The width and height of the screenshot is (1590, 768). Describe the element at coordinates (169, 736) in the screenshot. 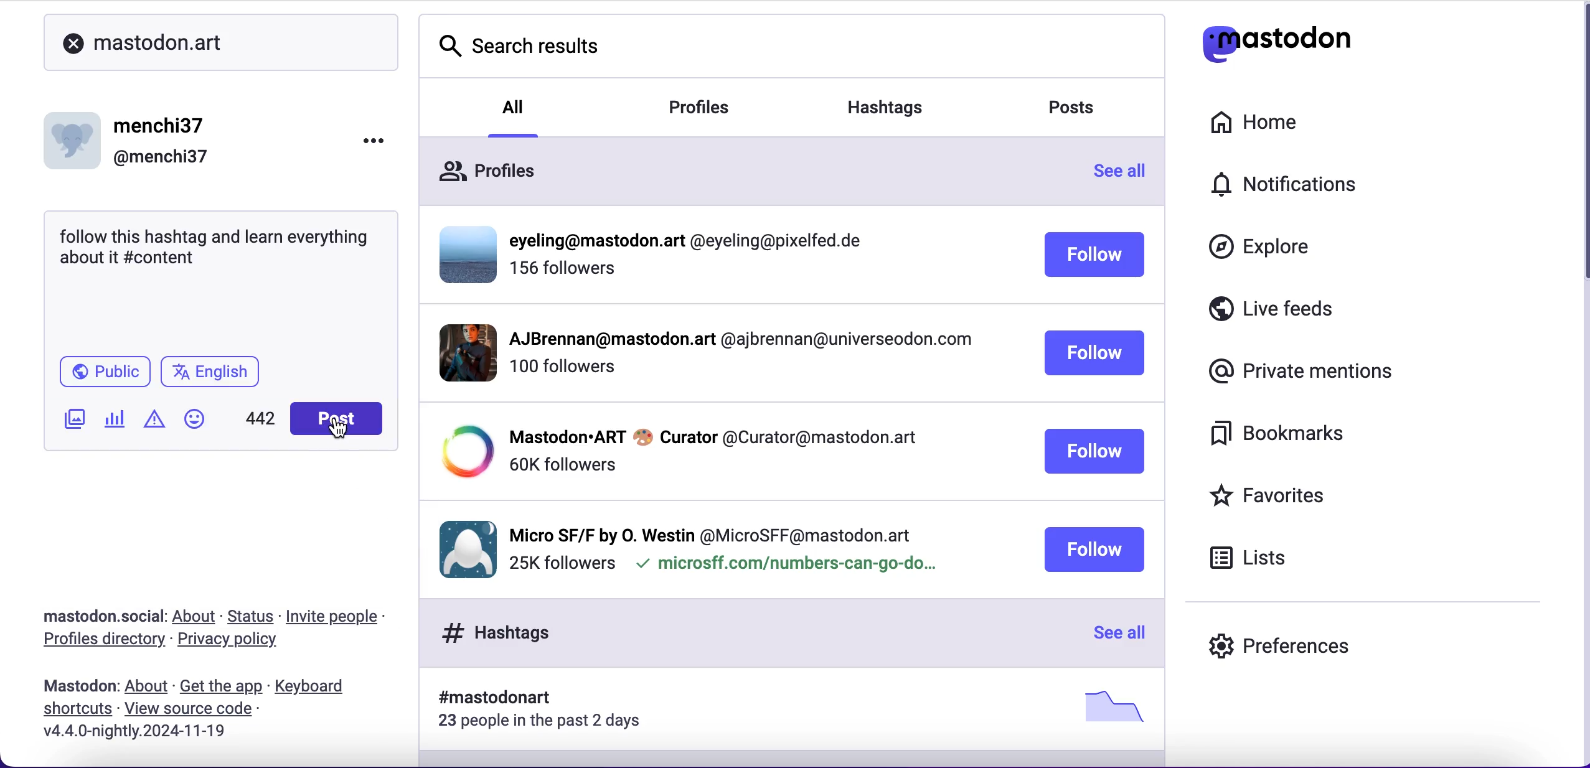

I see `2024-11-19` at that location.